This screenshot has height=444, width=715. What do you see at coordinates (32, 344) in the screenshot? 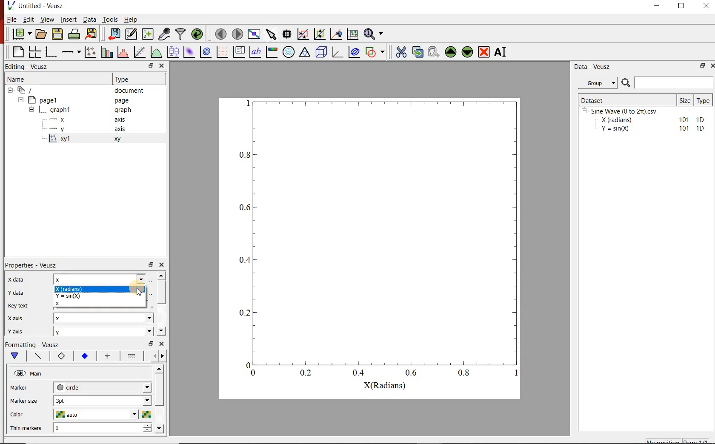
I see `Formatting - Veusz` at bounding box center [32, 344].